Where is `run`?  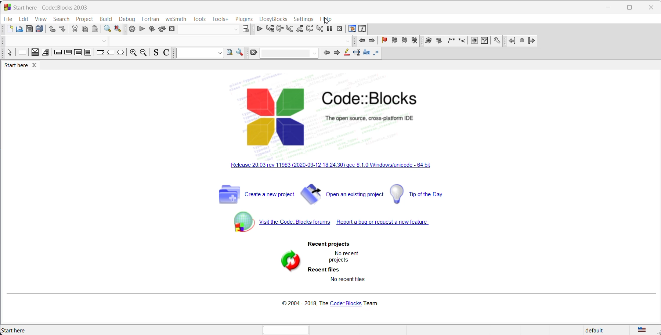
run is located at coordinates (141, 29).